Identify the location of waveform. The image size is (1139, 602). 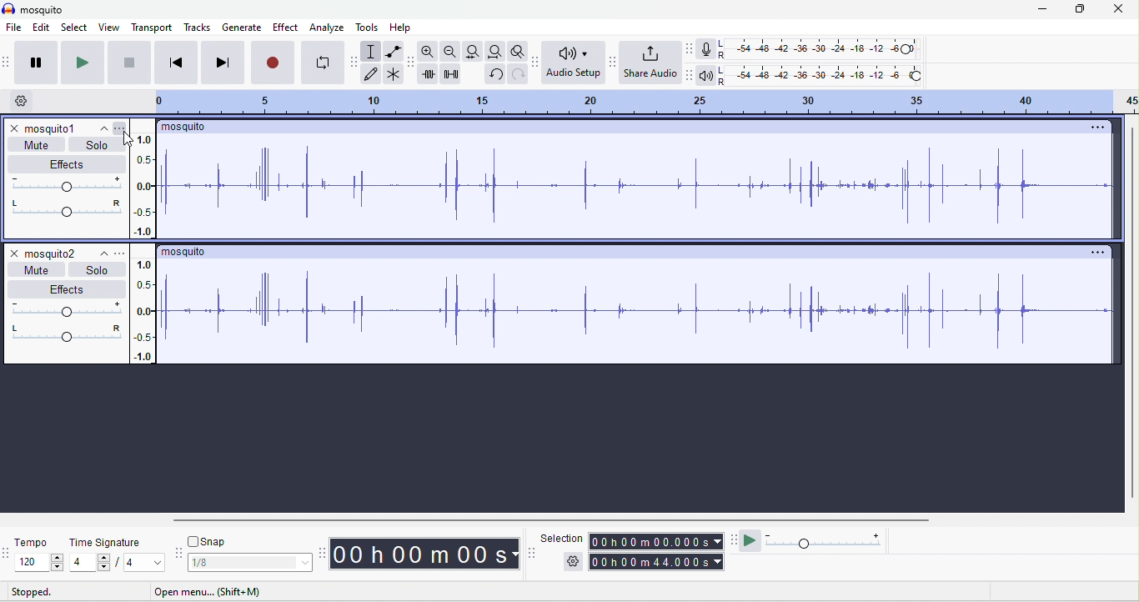
(638, 314).